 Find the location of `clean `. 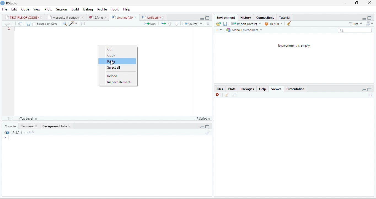

clean  is located at coordinates (227, 95).